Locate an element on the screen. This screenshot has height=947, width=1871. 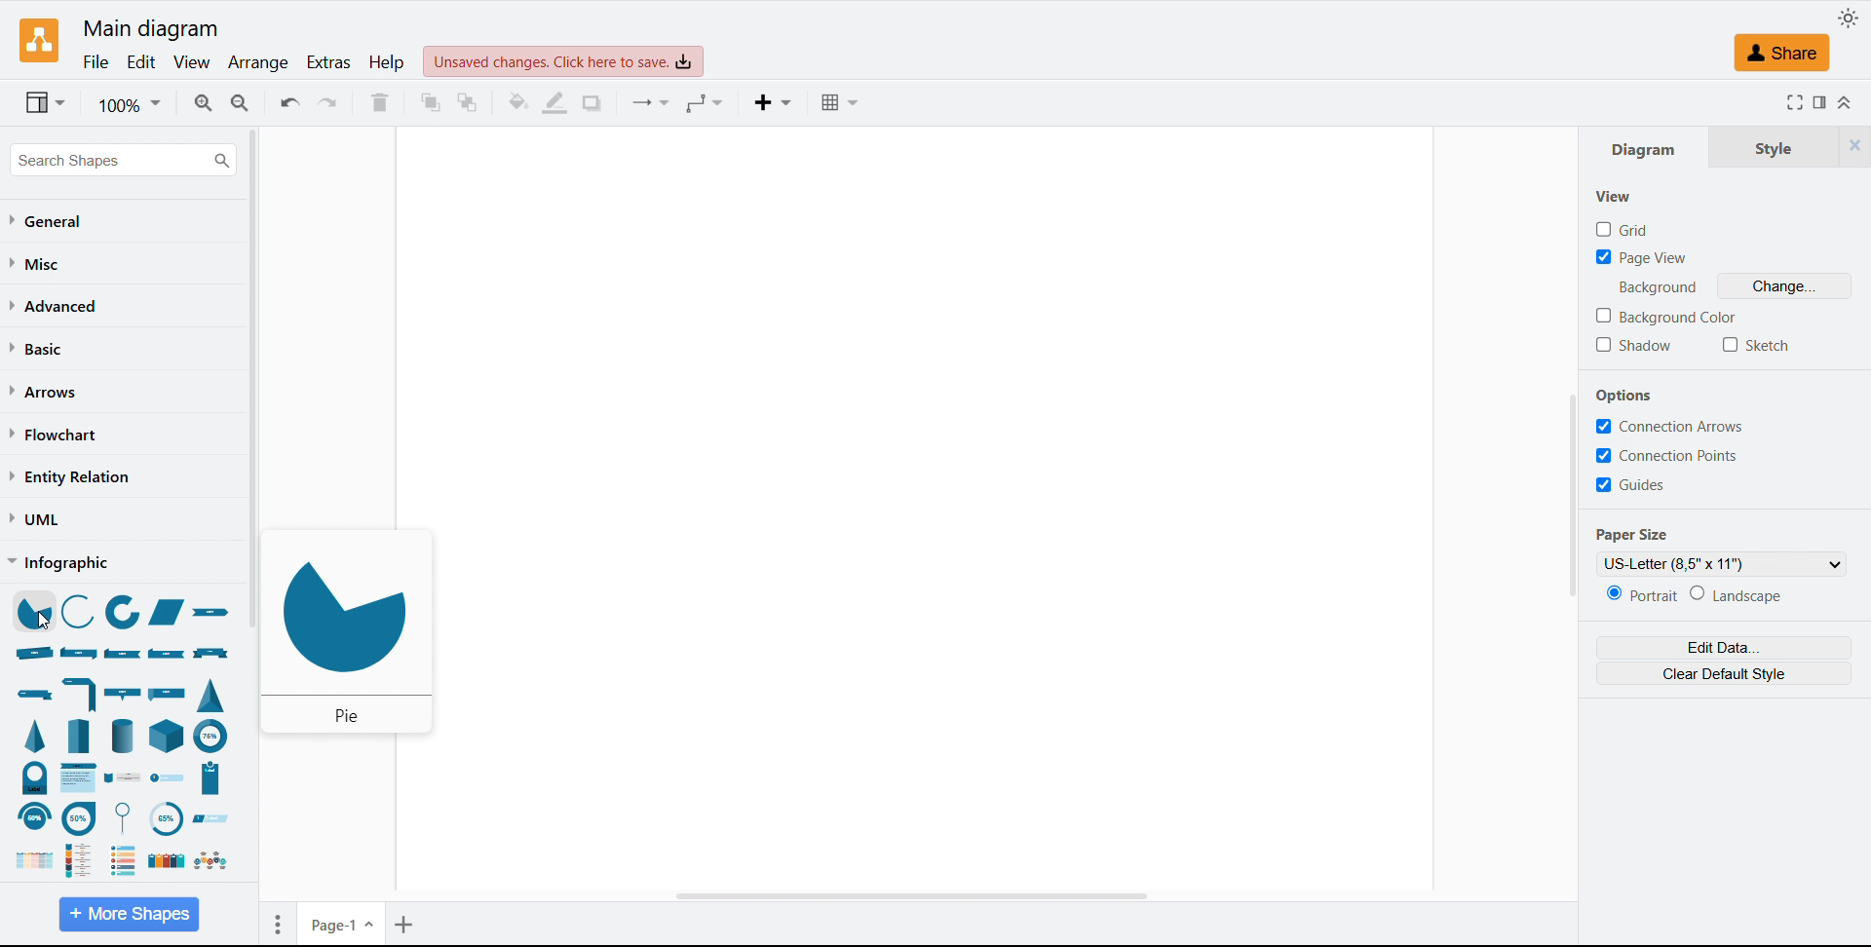
Advanced  is located at coordinates (55, 306).